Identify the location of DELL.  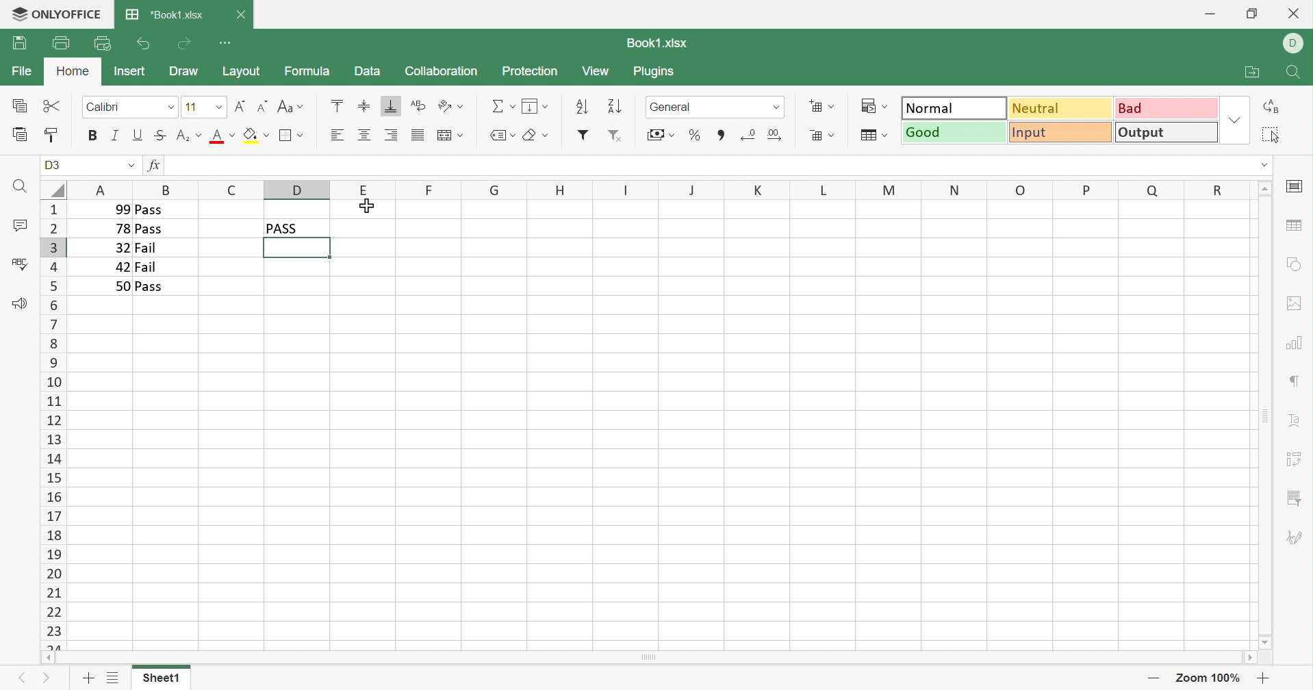
(1296, 44).